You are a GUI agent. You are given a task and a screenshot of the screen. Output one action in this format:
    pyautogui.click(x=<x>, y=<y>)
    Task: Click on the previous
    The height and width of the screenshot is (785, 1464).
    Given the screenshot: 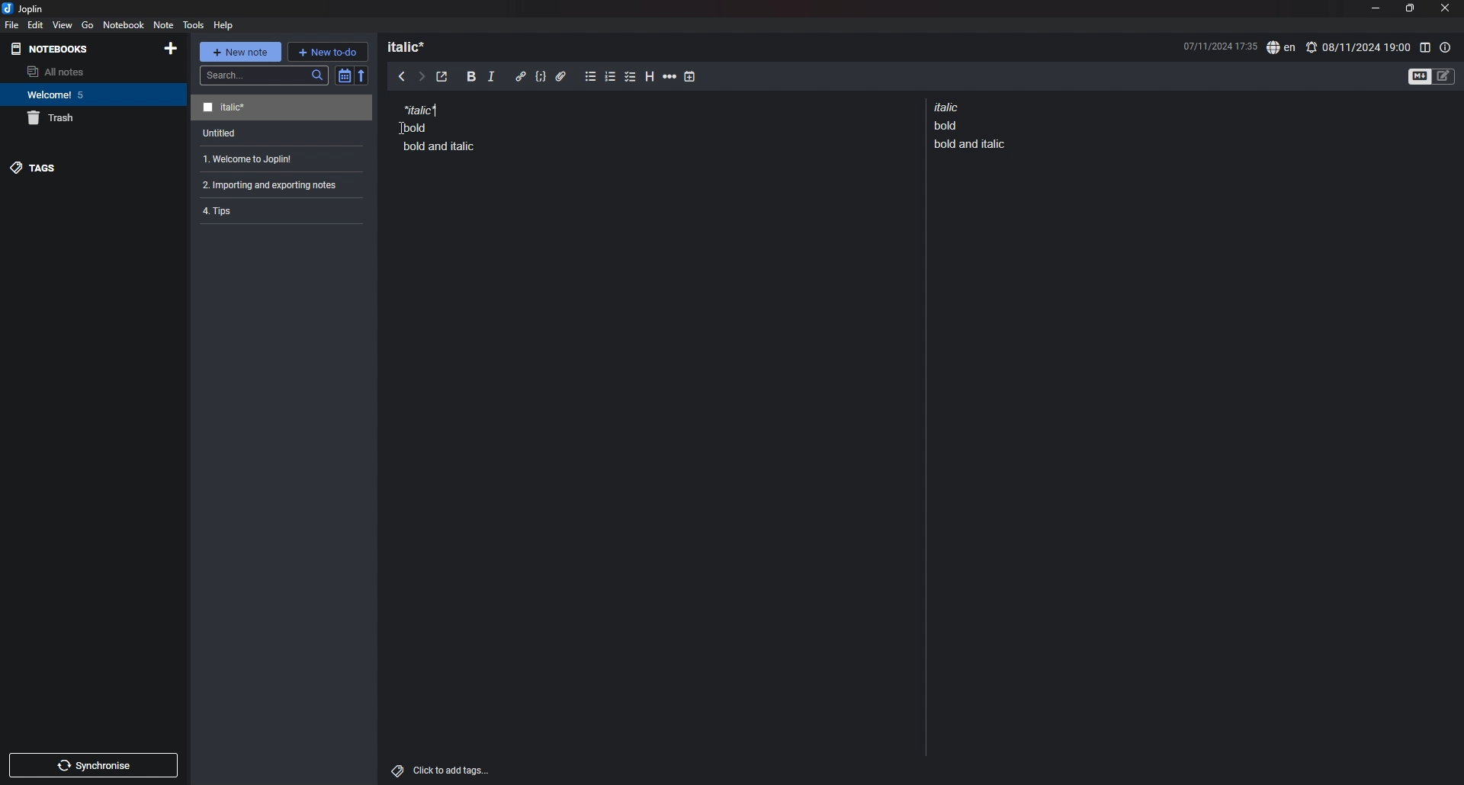 What is the action you would take?
    pyautogui.click(x=402, y=75)
    